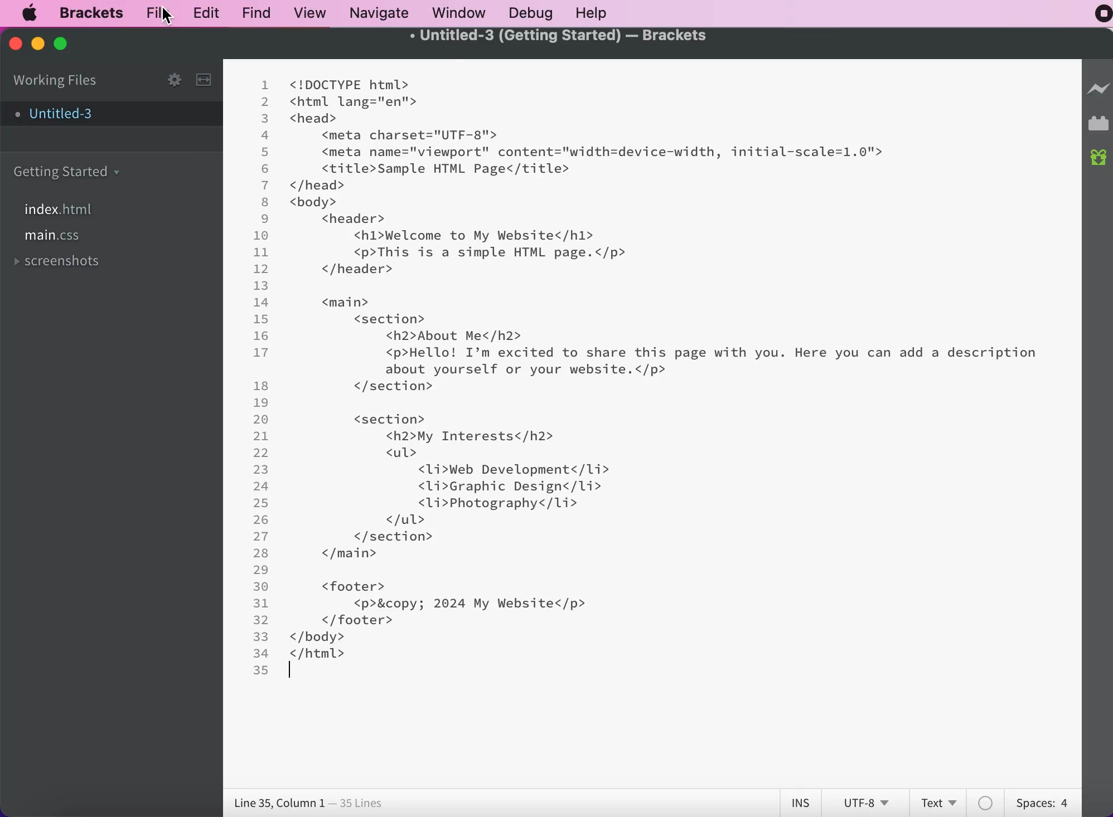  Describe the element at coordinates (262, 286) in the screenshot. I see `13` at that location.